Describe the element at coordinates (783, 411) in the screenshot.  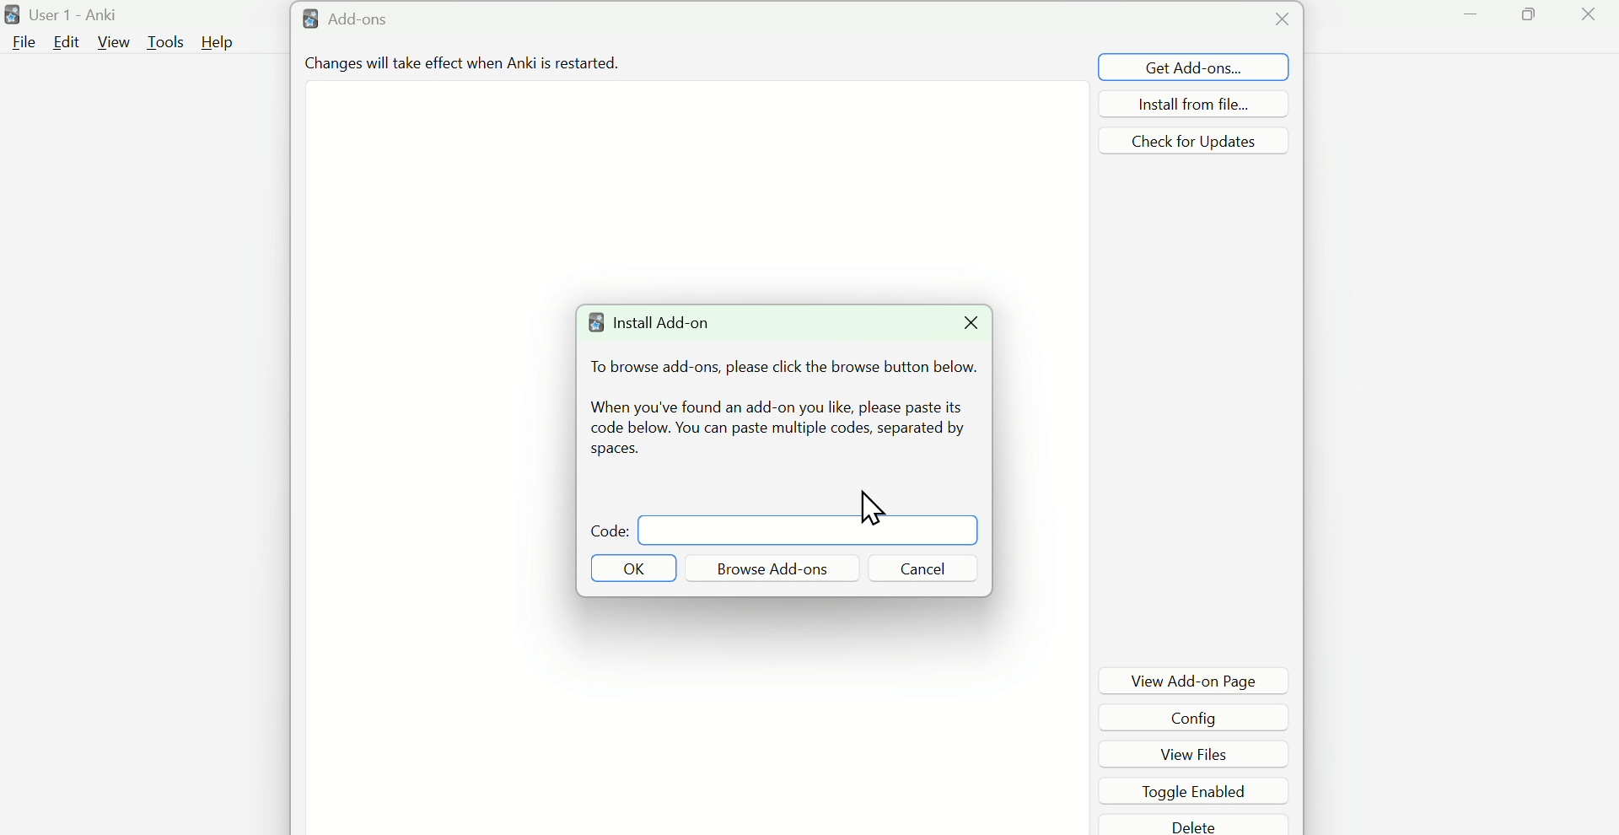
I see `To browse add-ons, please click the browse button below.
When you've found an add-on you like, please paste its
code below. You can paste multiple codes, separated by
spaces.` at that location.